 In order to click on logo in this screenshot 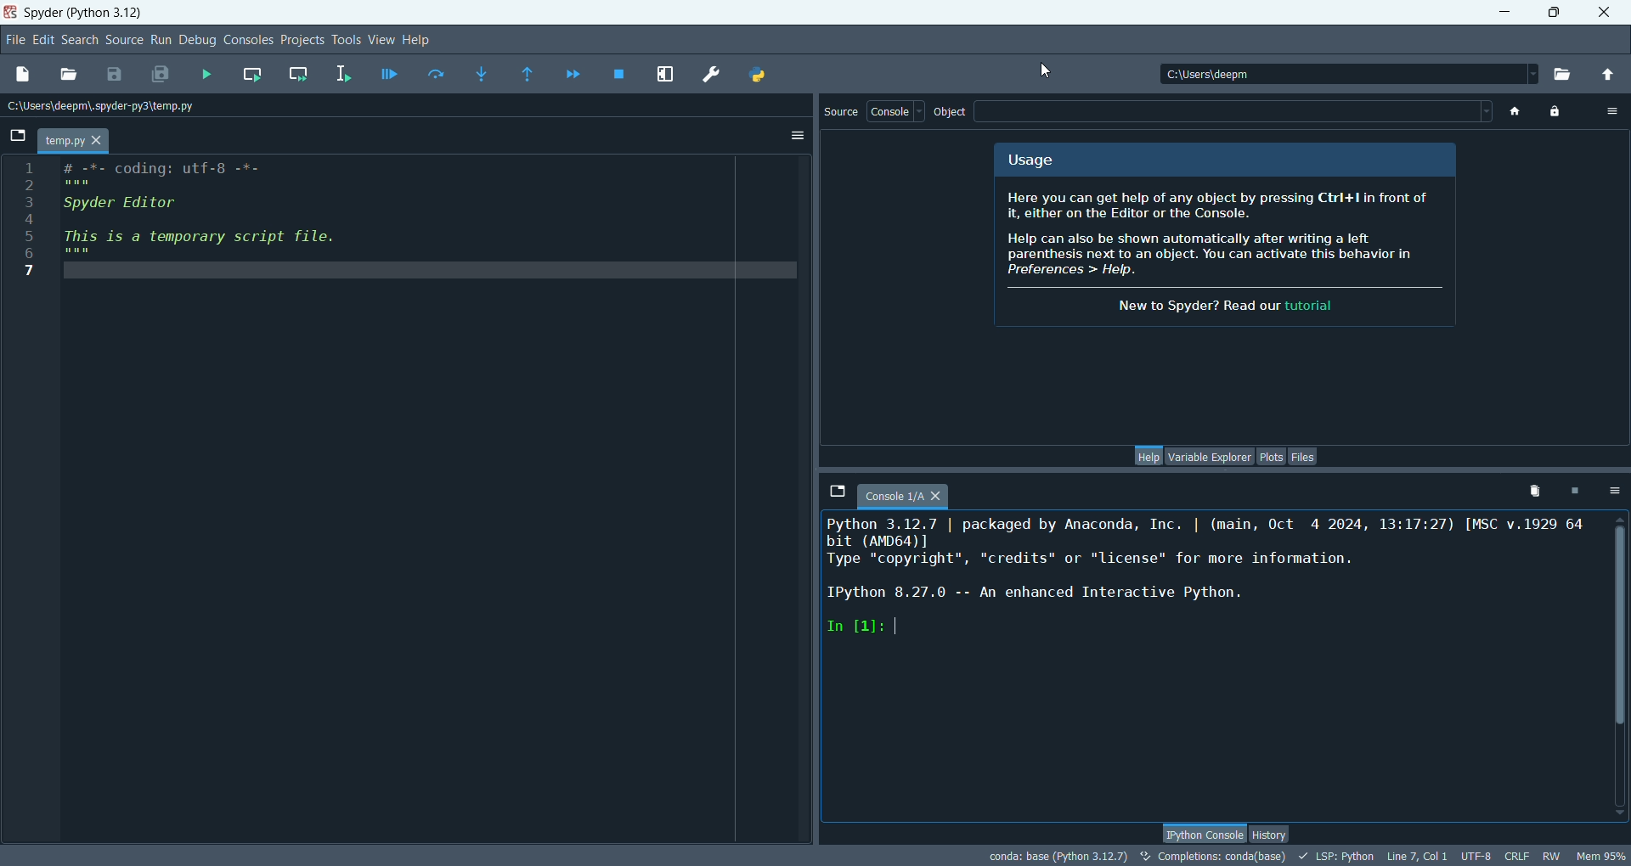, I will do `click(11, 14)`.